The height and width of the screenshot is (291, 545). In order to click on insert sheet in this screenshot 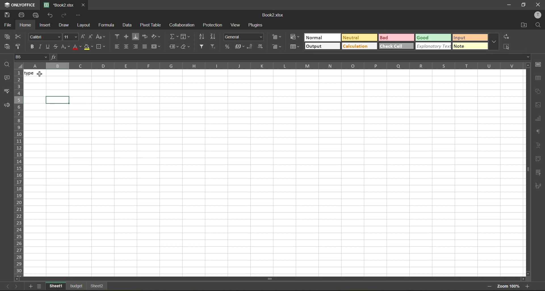, I will do `click(32, 287)`.